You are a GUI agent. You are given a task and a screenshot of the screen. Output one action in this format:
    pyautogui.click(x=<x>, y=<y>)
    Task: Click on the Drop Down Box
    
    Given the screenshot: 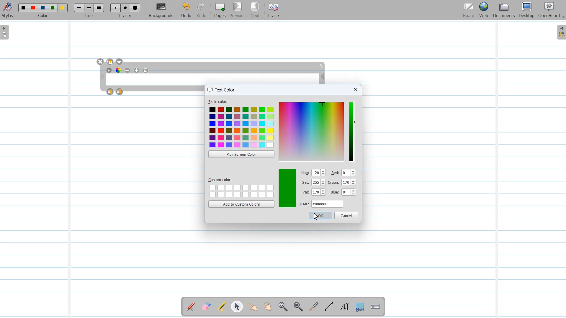 What is the action you would take?
    pyautogui.click(x=562, y=17)
    